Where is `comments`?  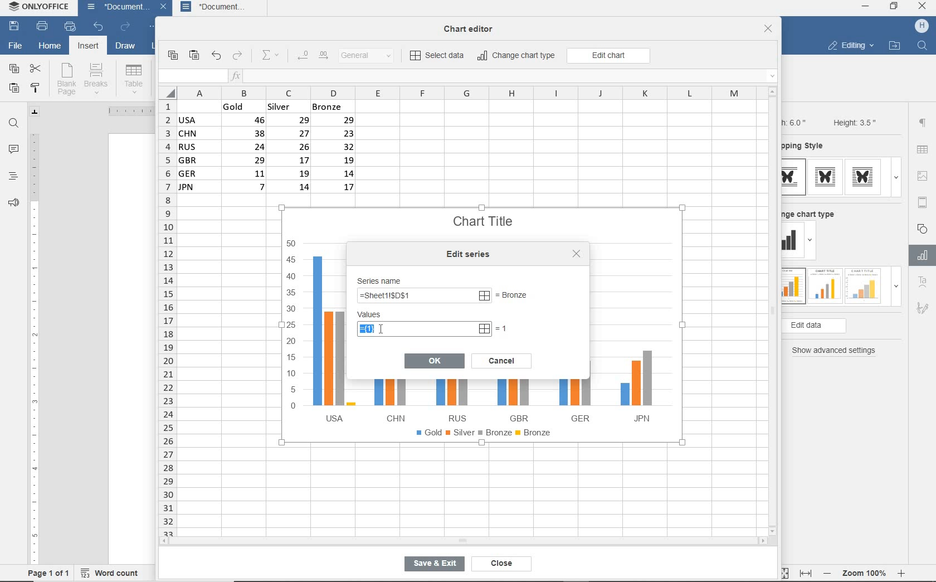 comments is located at coordinates (14, 151).